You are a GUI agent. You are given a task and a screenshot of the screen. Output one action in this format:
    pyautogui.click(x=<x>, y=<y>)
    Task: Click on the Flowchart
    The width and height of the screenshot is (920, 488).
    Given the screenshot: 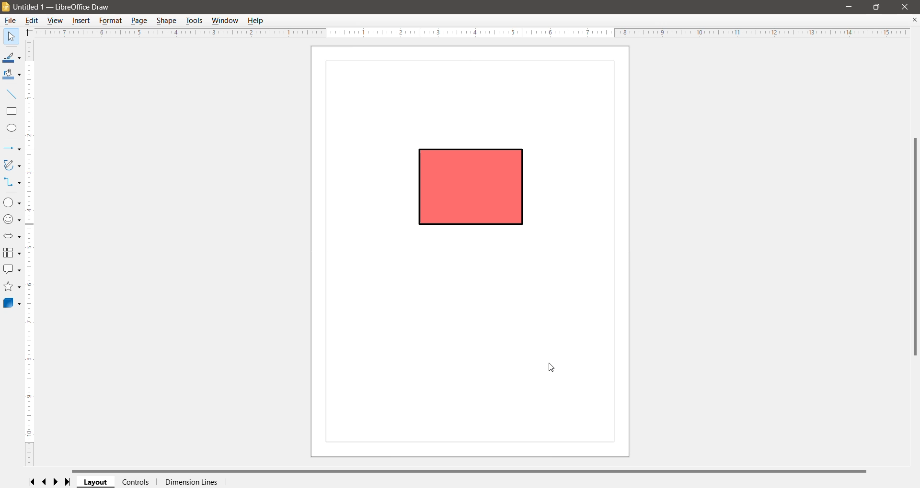 What is the action you would take?
    pyautogui.click(x=11, y=254)
    